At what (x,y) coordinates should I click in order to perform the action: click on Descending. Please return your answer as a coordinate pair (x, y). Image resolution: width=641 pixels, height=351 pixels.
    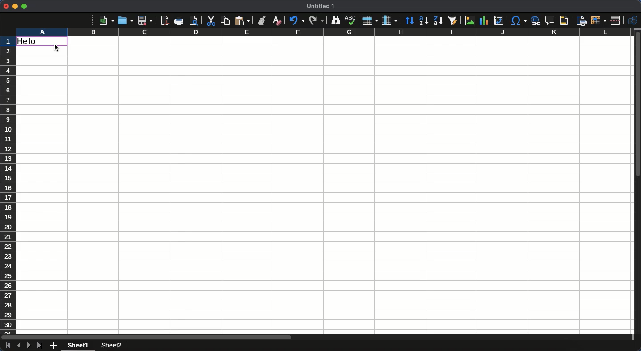
    Looking at the image, I should click on (438, 21).